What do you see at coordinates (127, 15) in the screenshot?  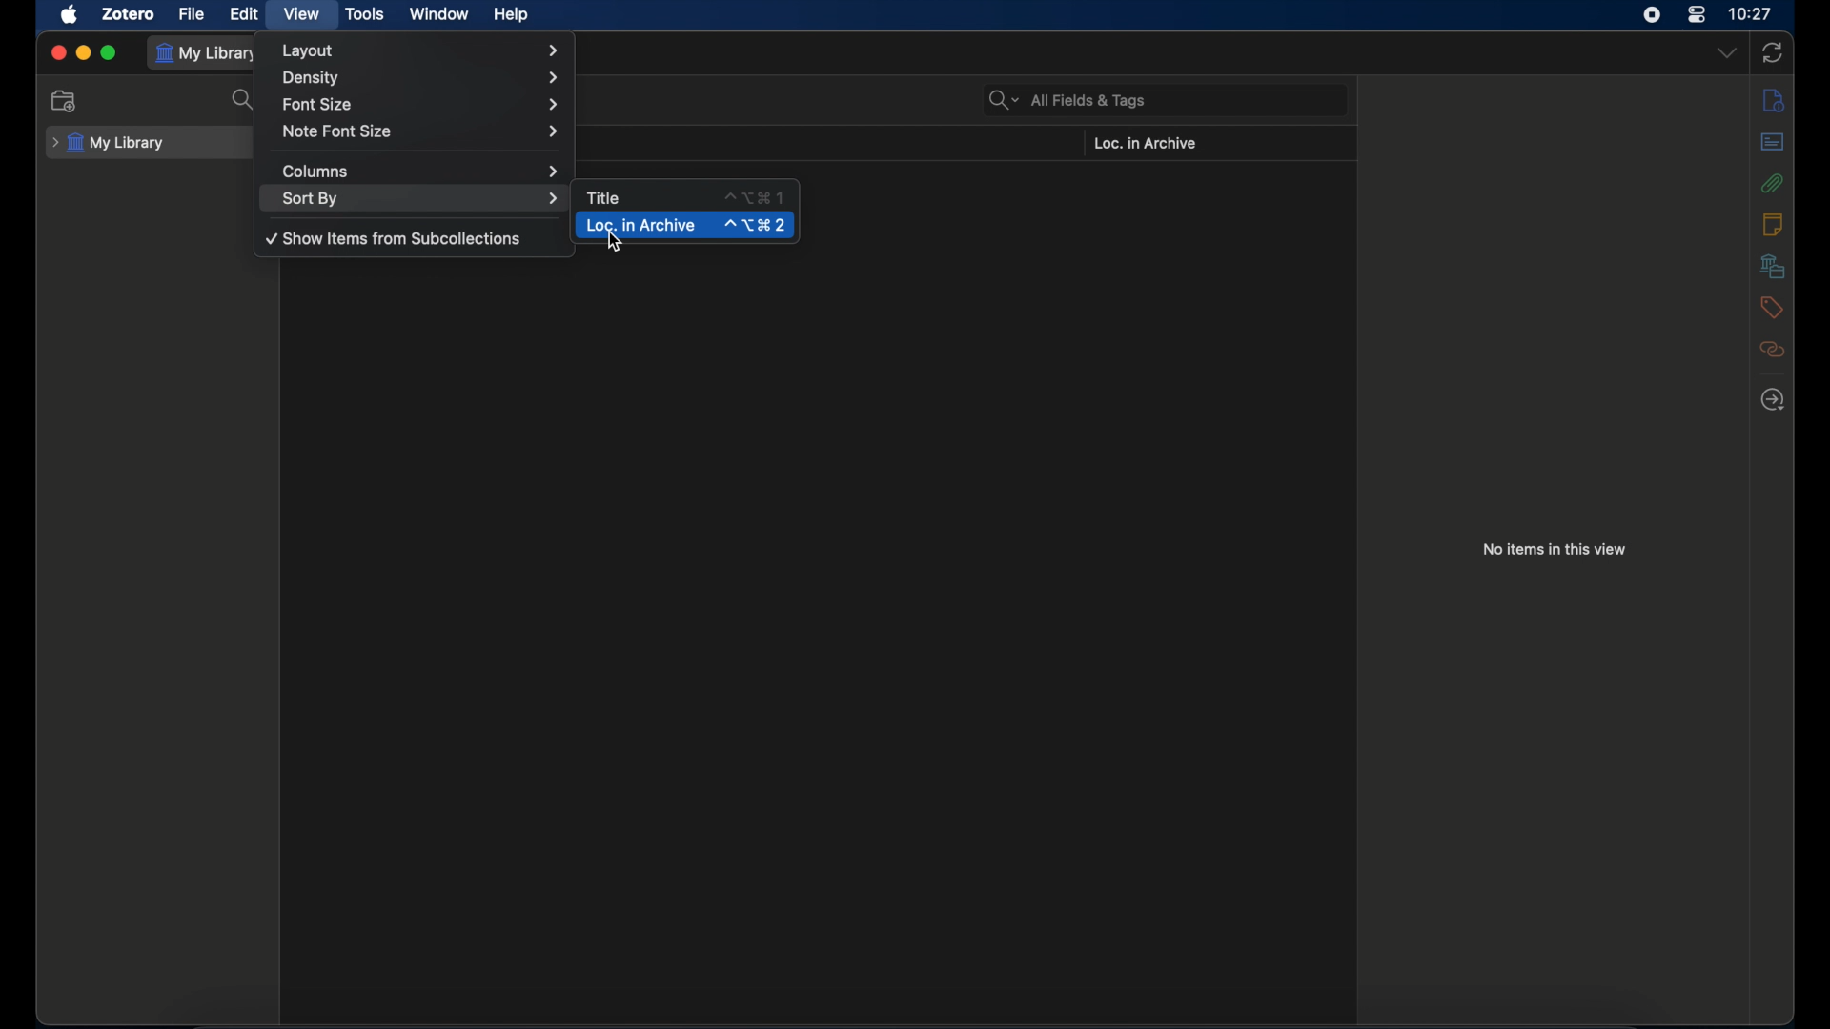 I see `zotero` at bounding box center [127, 15].